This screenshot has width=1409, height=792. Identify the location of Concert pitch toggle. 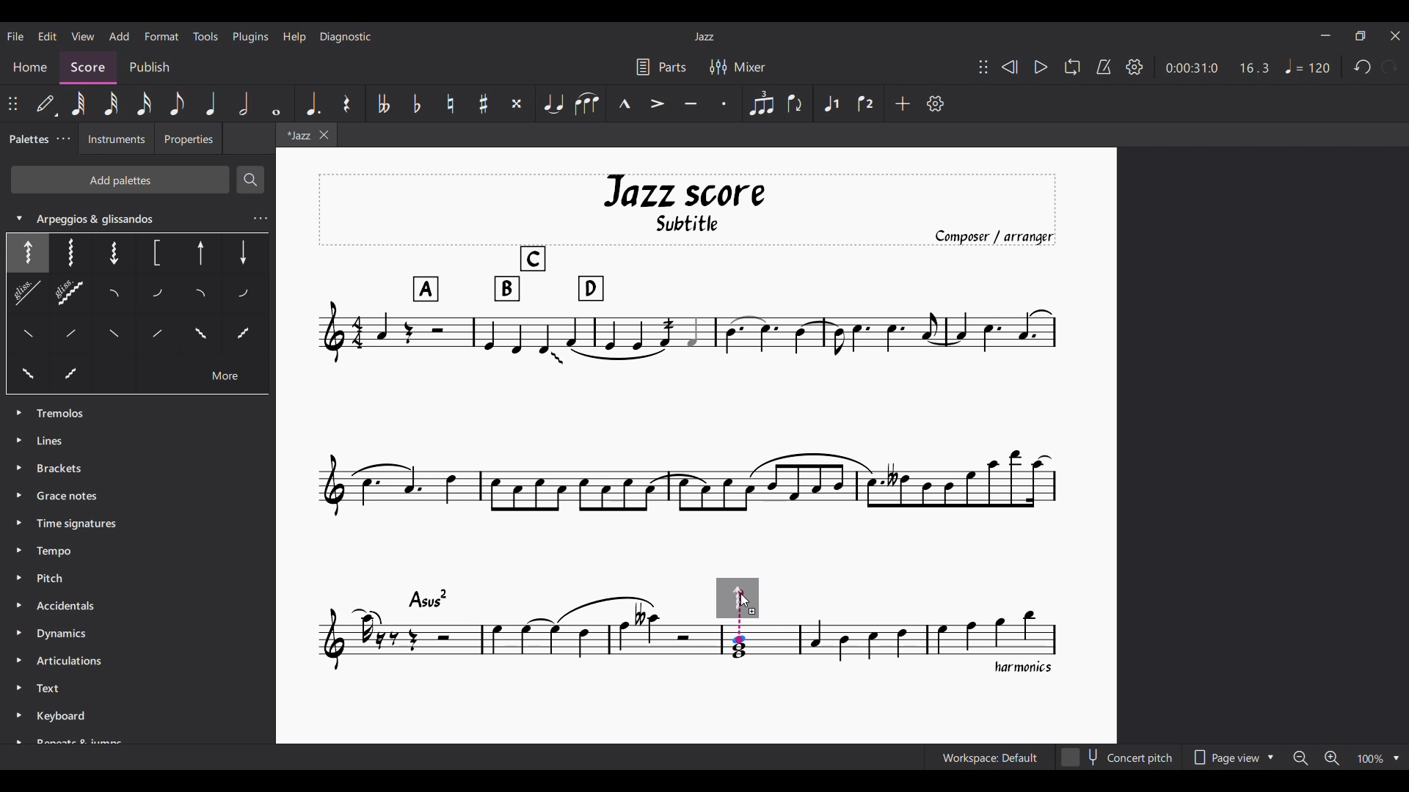
(1118, 757).